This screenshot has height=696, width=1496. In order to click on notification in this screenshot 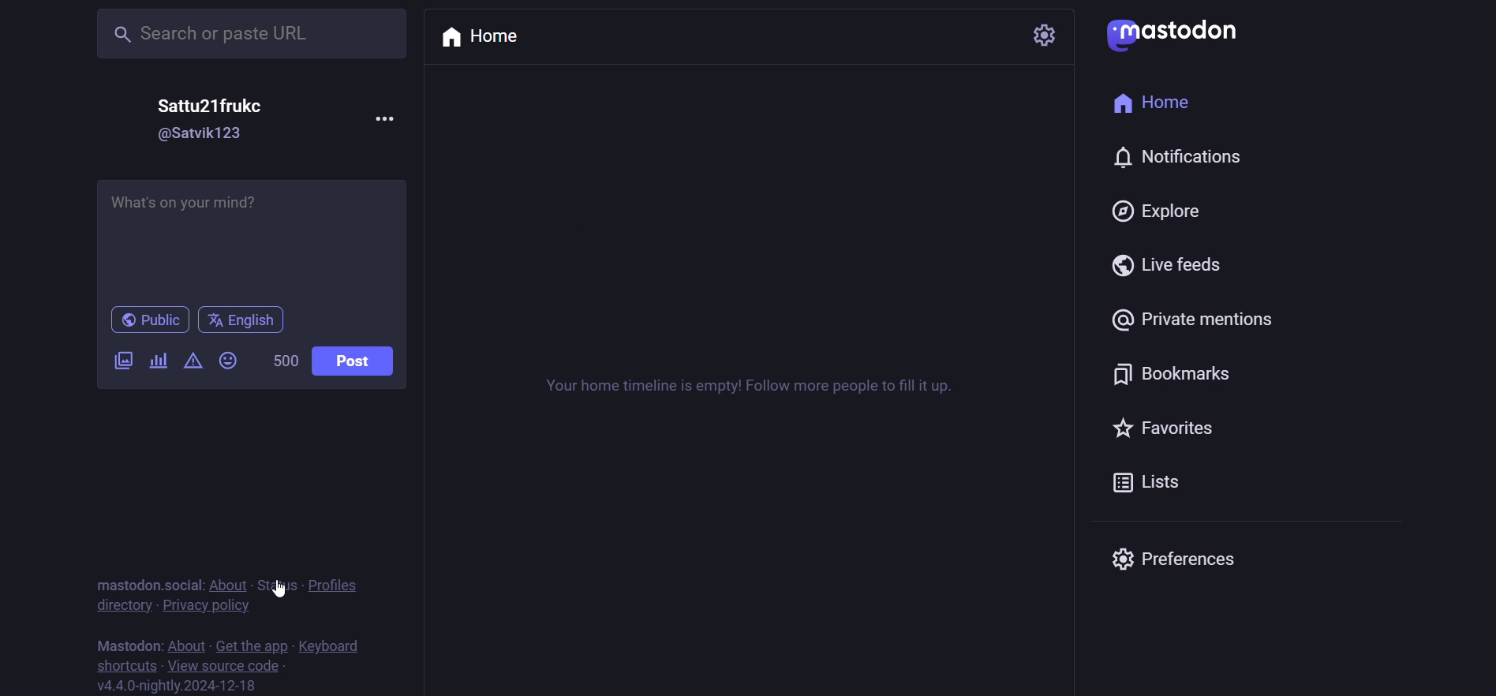, I will do `click(1176, 155)`.